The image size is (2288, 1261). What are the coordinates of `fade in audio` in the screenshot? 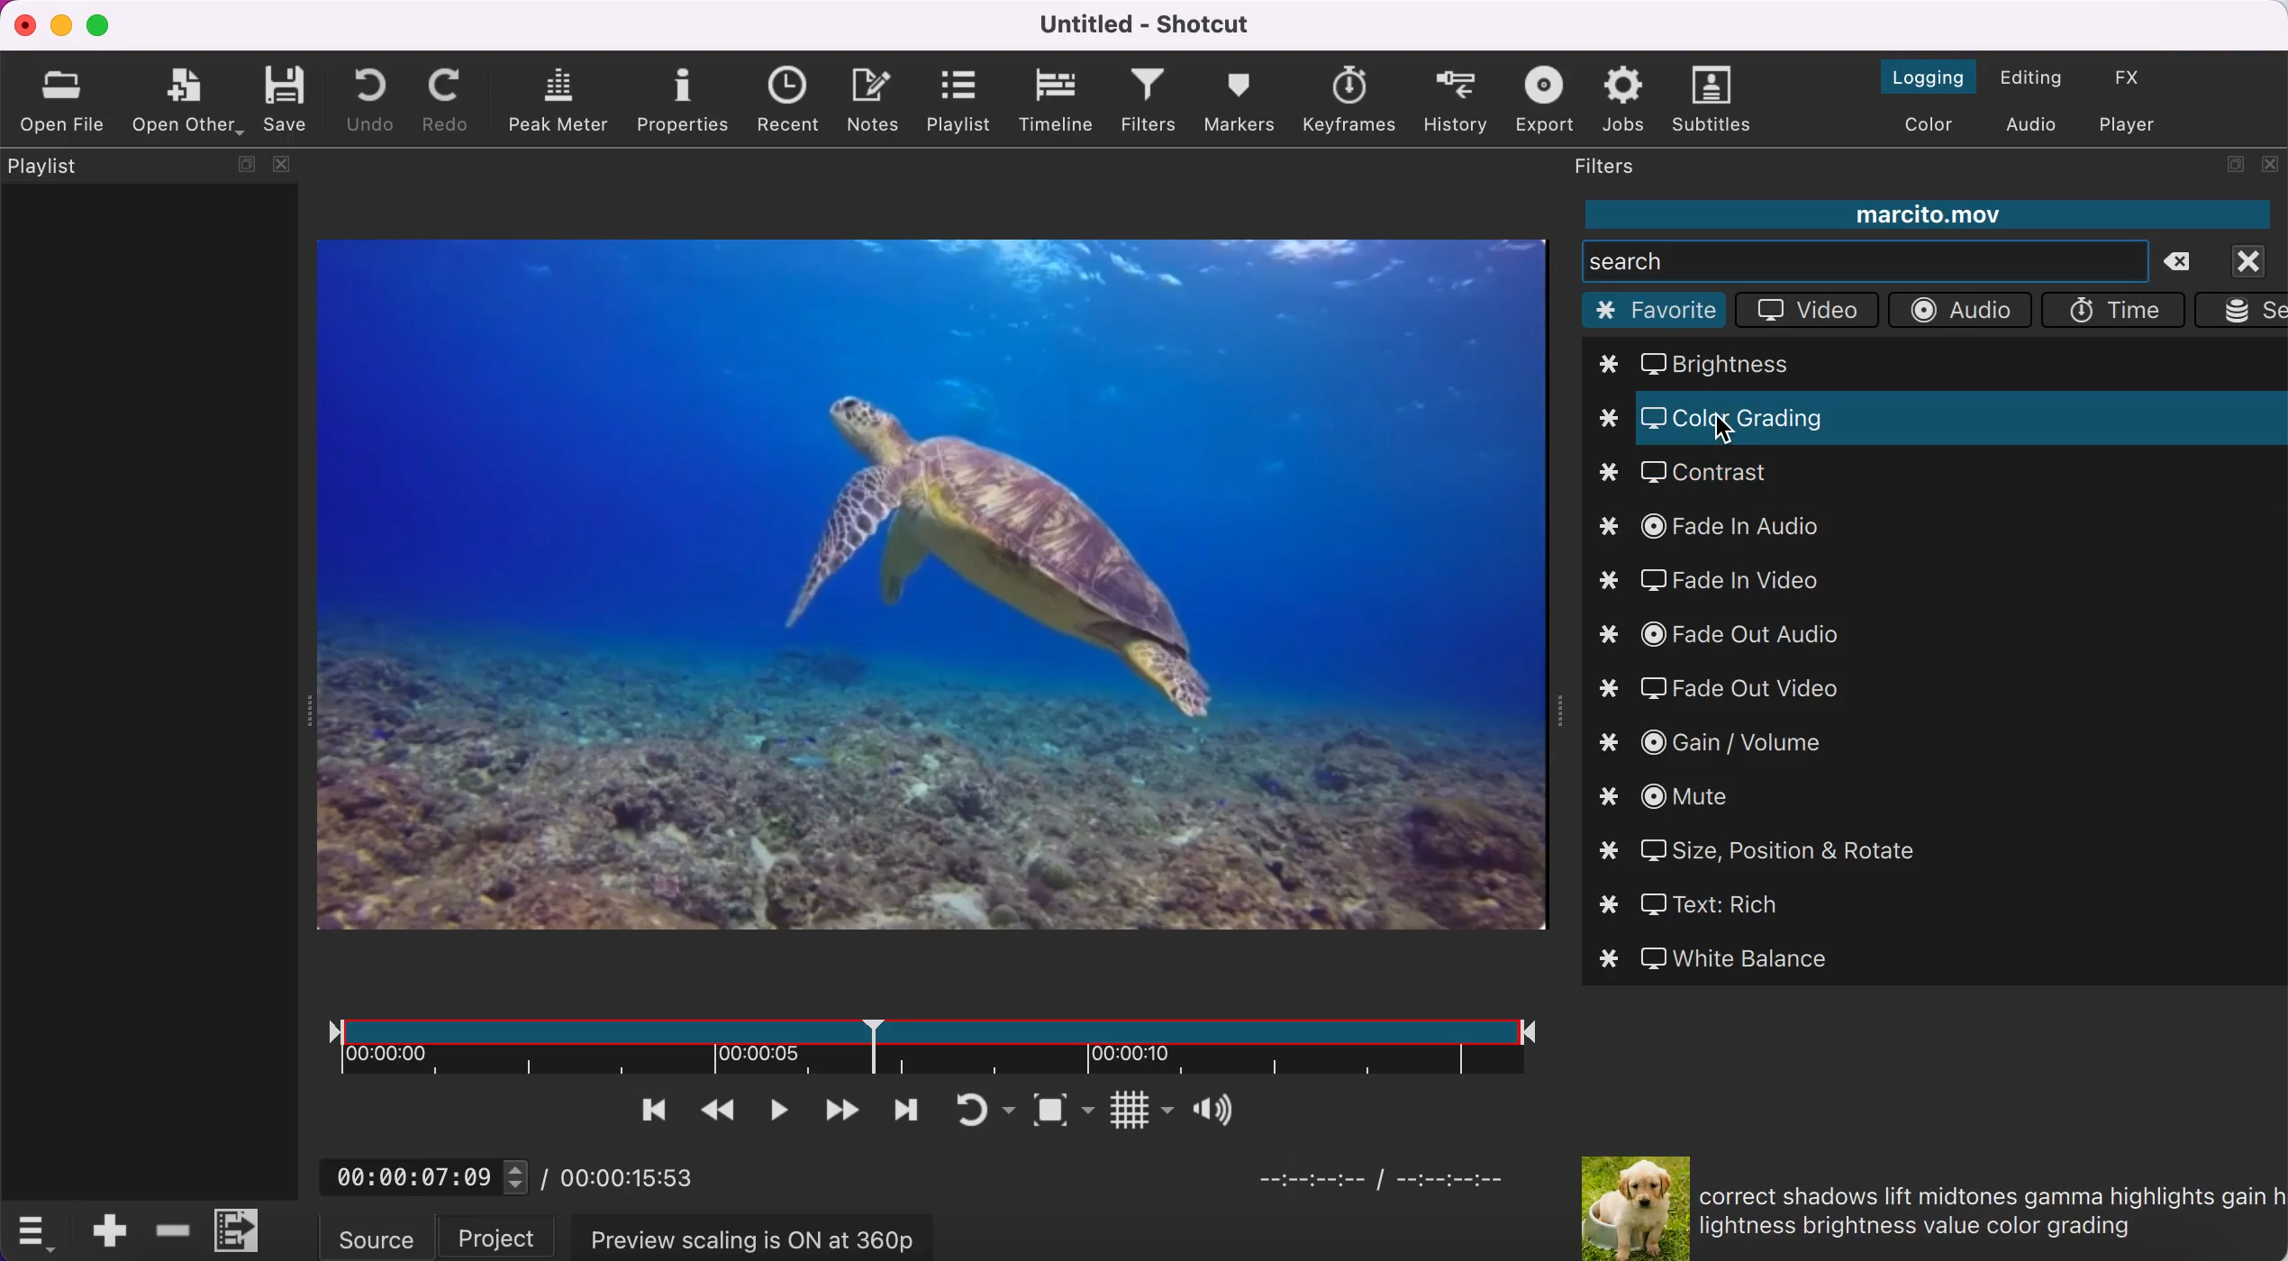 It's located at (1721, 529).